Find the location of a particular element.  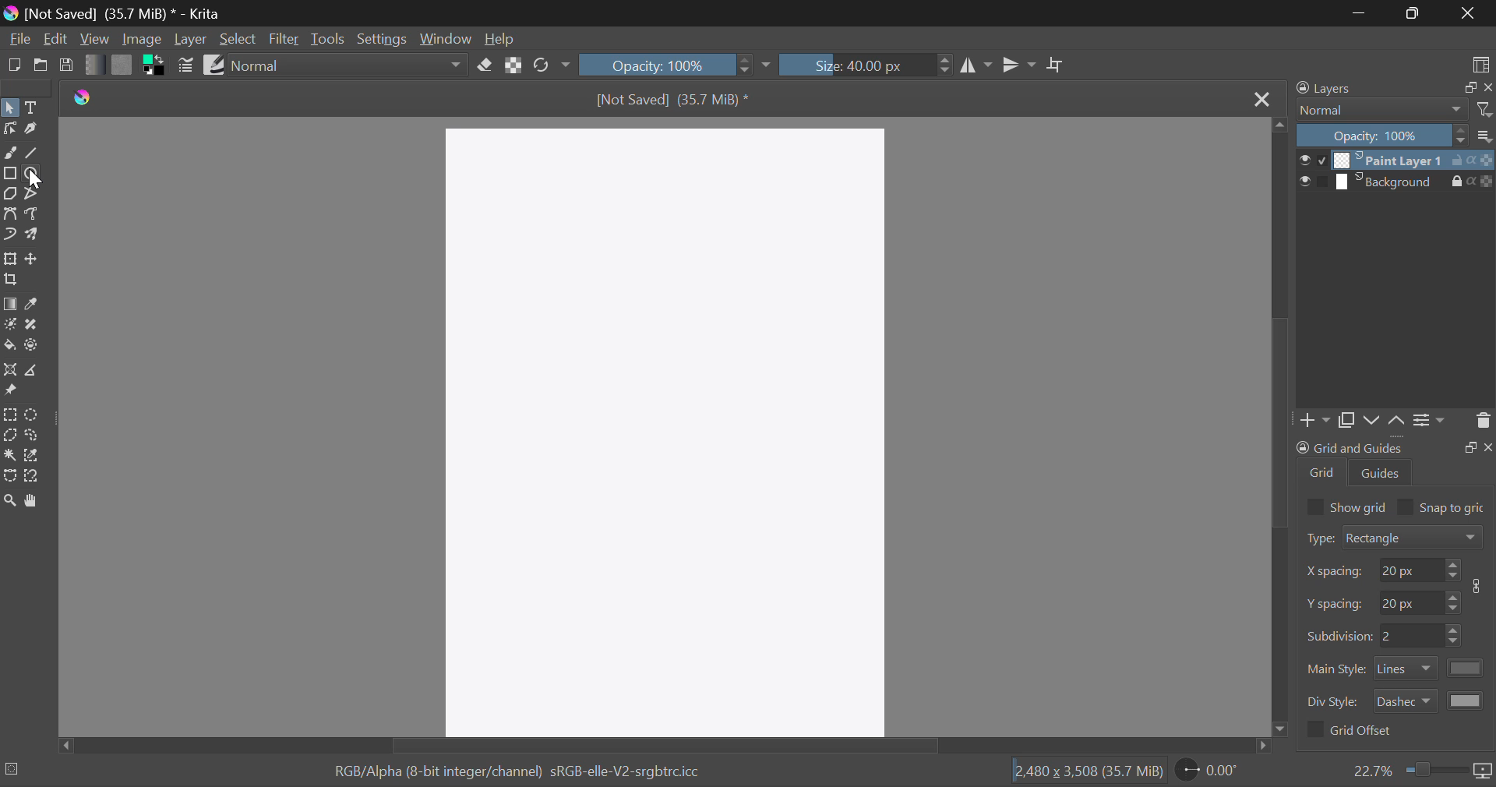

Freehand Path Tool is located at coordinates (33, 213).